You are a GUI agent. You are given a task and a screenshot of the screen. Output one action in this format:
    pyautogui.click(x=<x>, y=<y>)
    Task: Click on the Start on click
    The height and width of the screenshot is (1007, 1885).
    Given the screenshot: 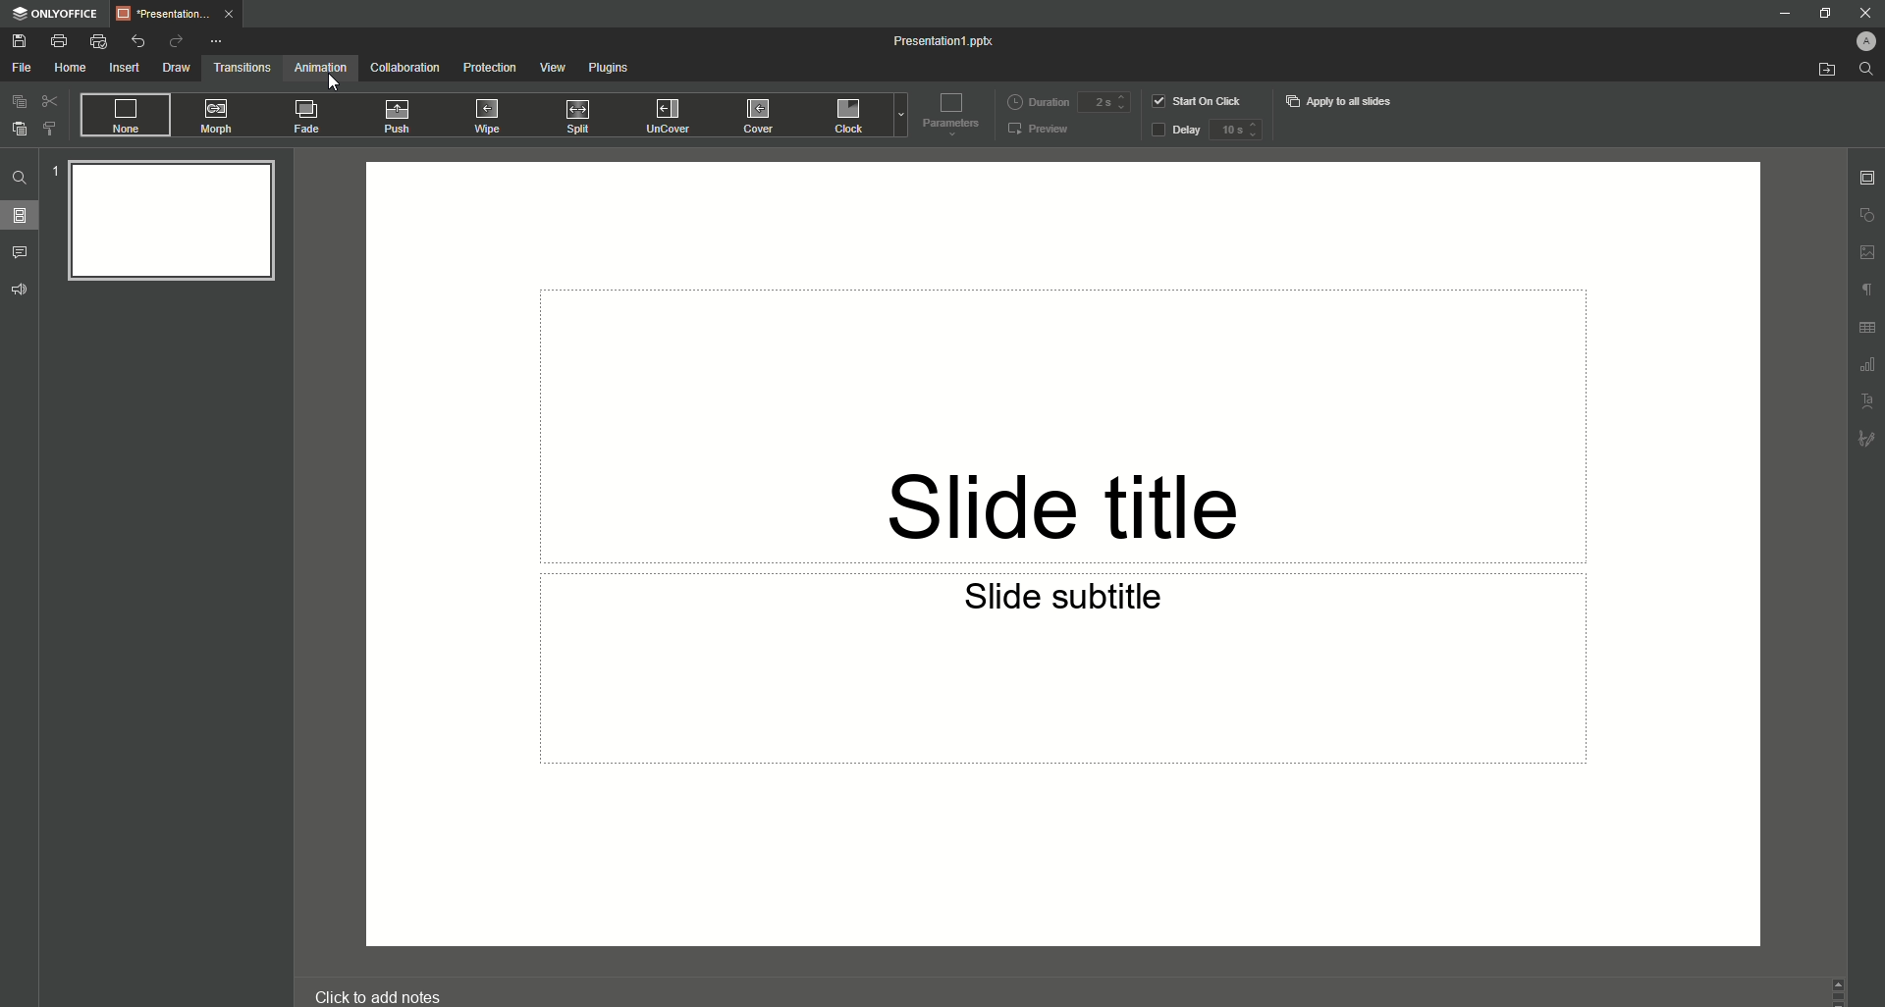 What is the action you would take?
    pyautogui.click(x=1200, y=101)
    